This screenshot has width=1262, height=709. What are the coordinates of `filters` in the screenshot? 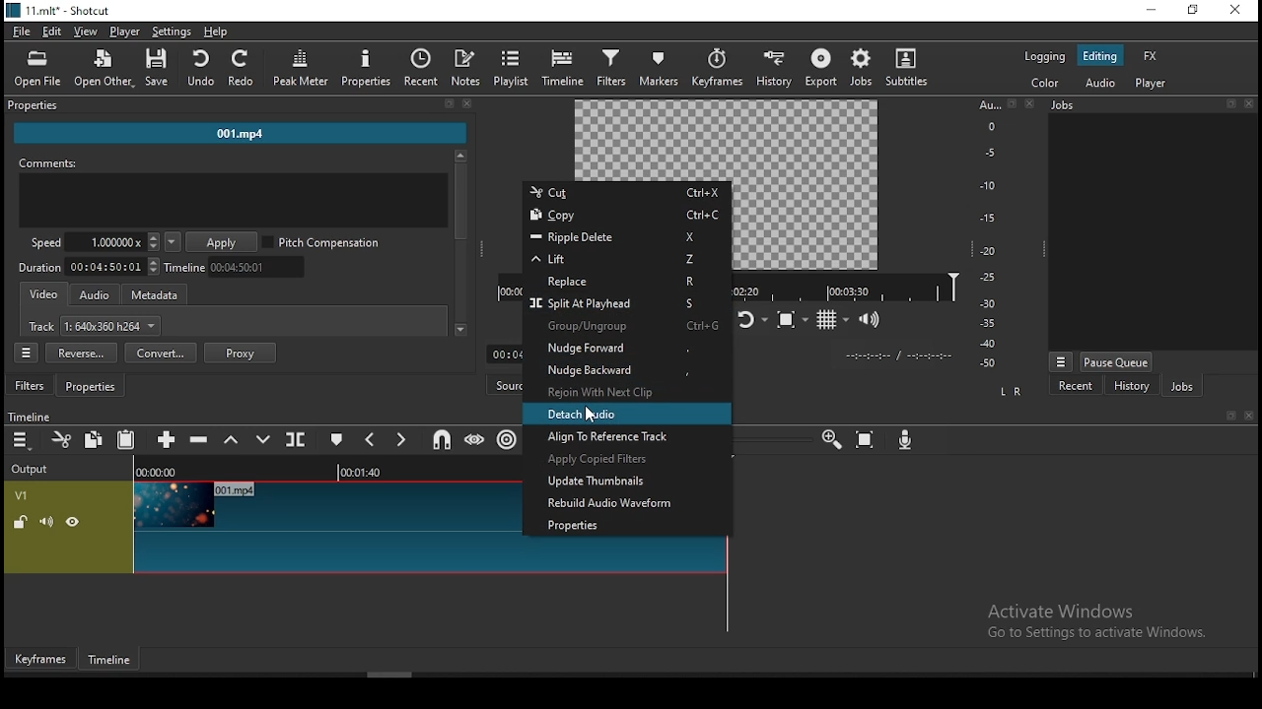 It's located at (31, 386).